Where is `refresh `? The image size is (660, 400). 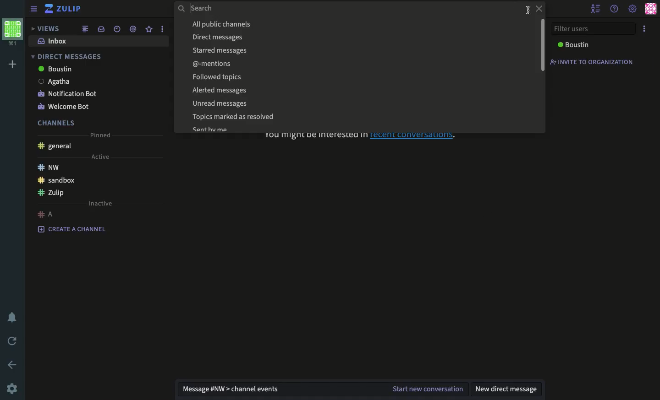
refresh  is located at coordinates (13, 340).